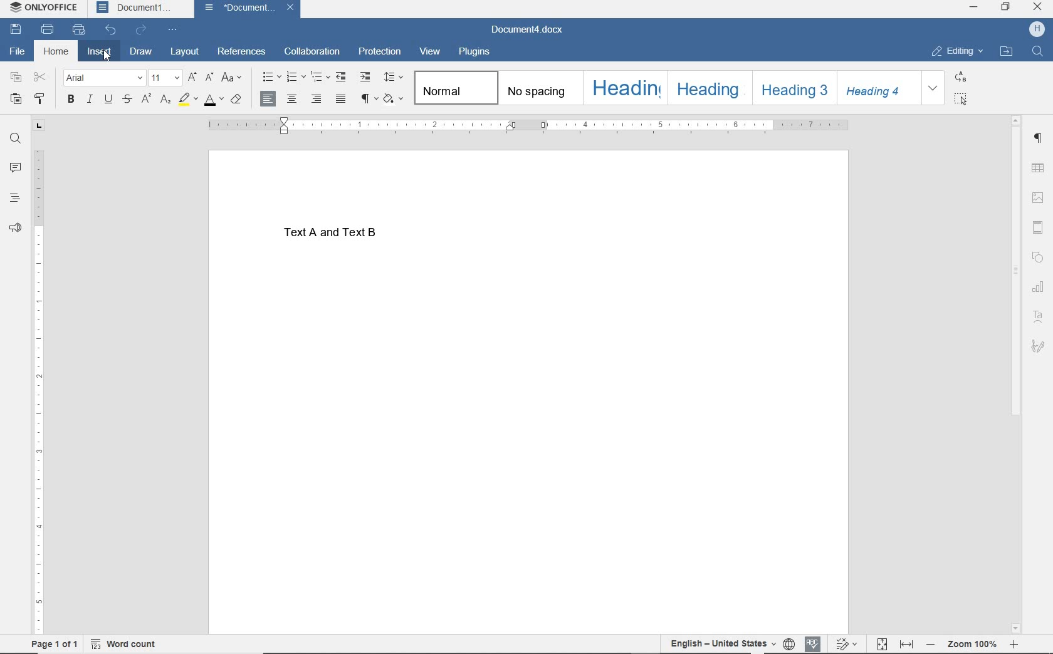  I want to click on HP, so click(1037, 30).